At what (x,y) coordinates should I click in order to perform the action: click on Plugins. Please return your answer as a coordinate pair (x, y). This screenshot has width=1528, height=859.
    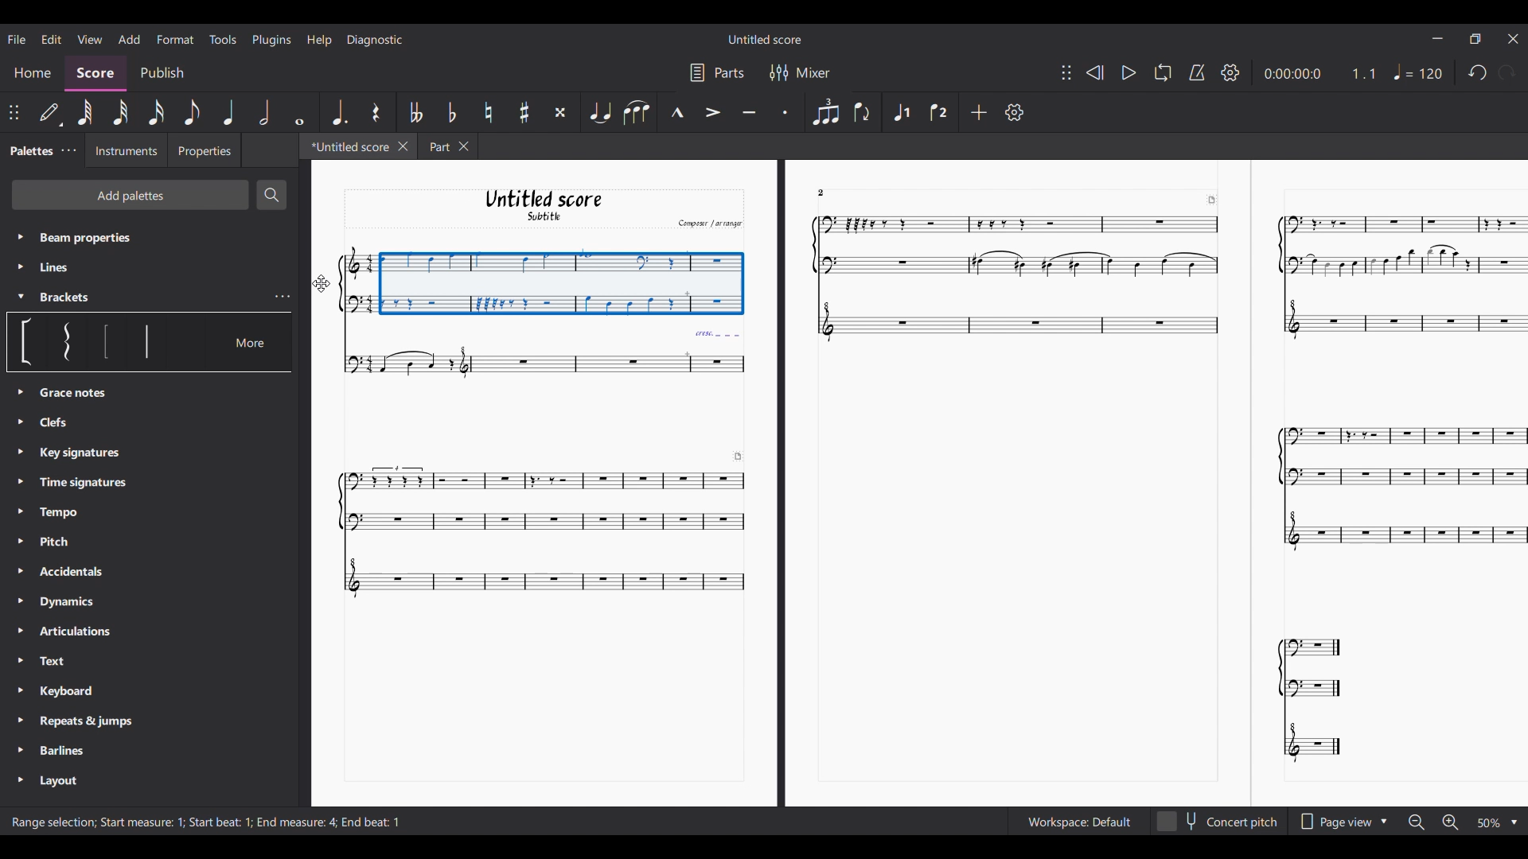
    Looking at the image, I should click on (272, 40).